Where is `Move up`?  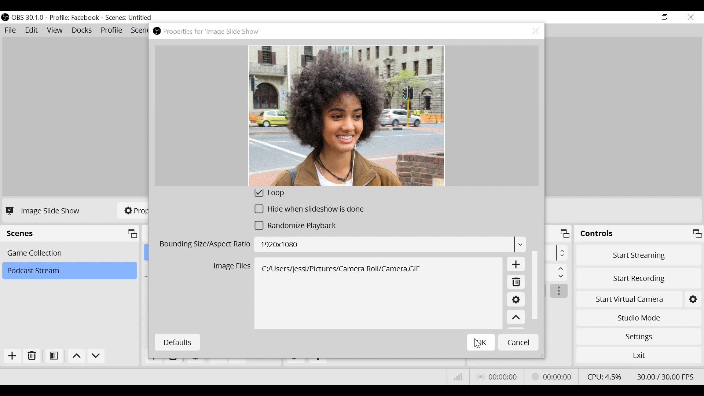 Move up is located at coordinates (516, 318).